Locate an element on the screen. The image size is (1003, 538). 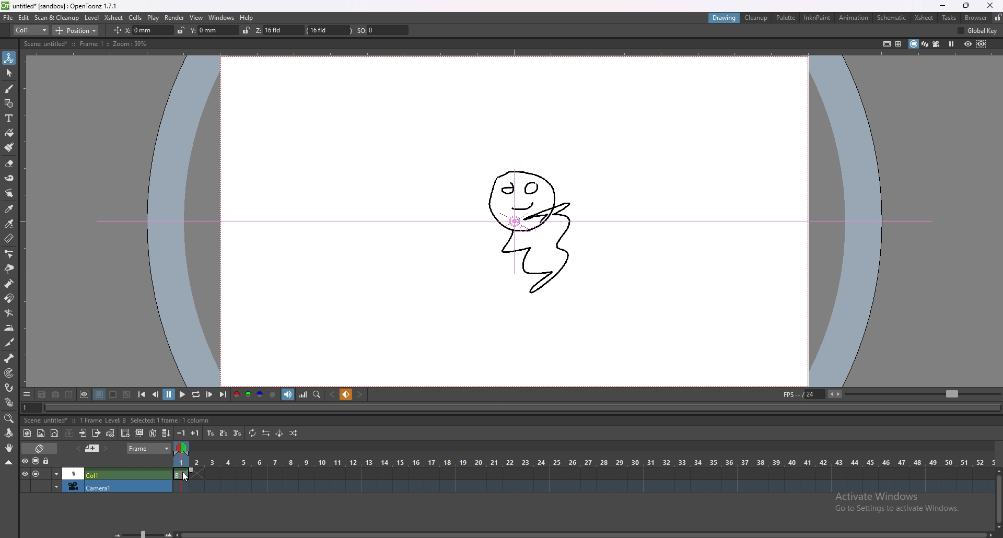
reframe on 2s is located at coordinates (223, 433).